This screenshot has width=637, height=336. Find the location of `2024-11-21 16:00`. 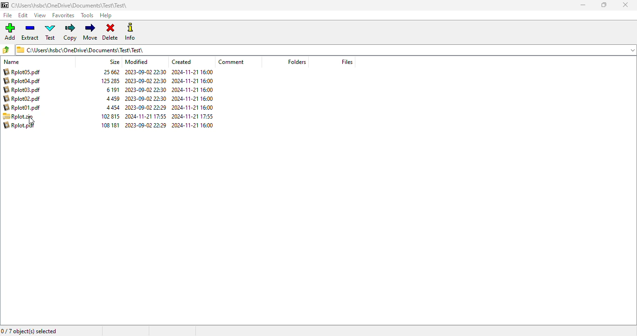

2024-11-21 16:00 is located at coordinates (193, 72).